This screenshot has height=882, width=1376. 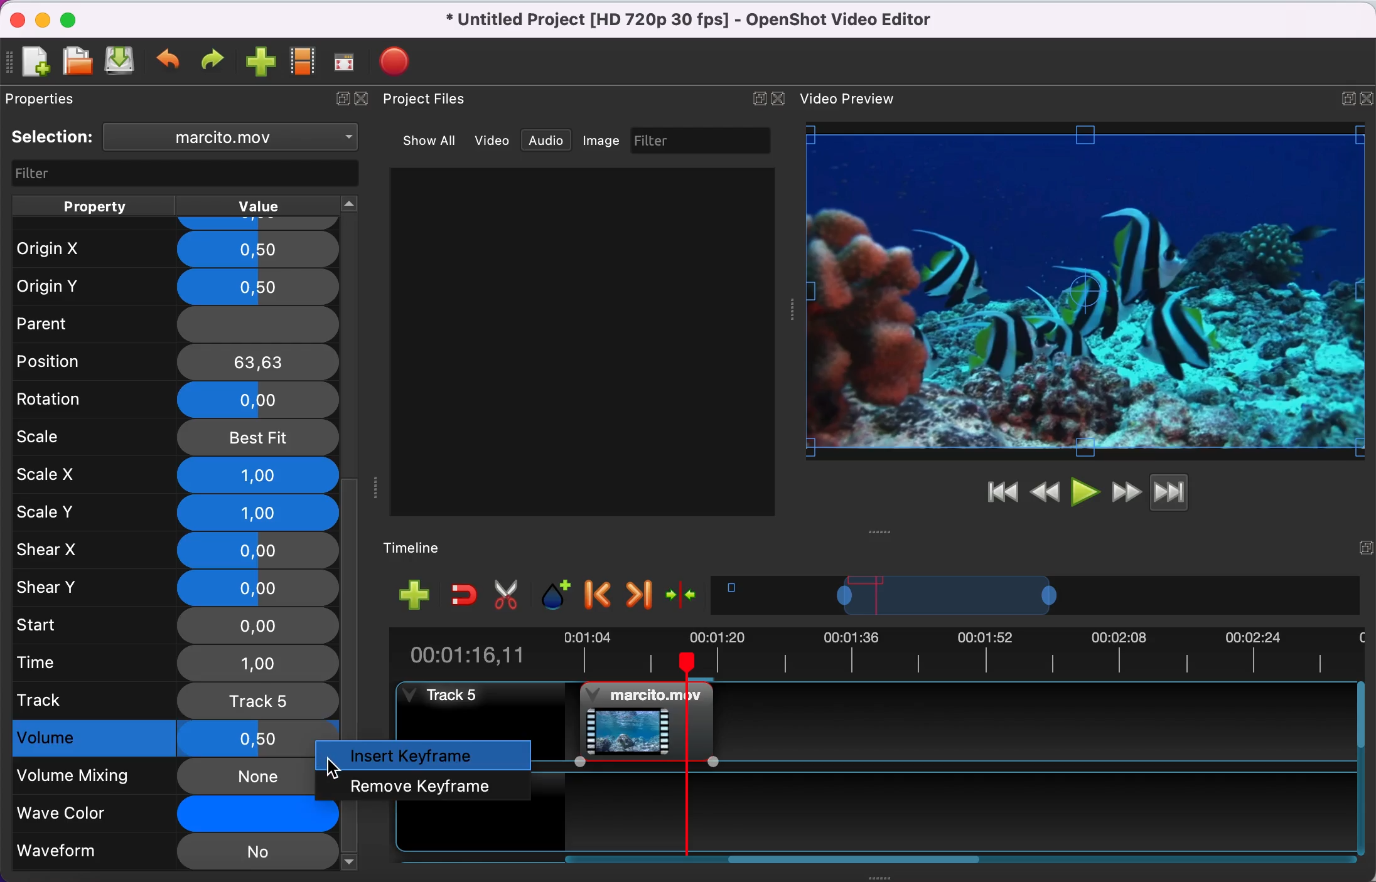 What do you see at coordinates (170, 399) in the screenshot?
I see `rotation 0` at bounding box center [170, 399].